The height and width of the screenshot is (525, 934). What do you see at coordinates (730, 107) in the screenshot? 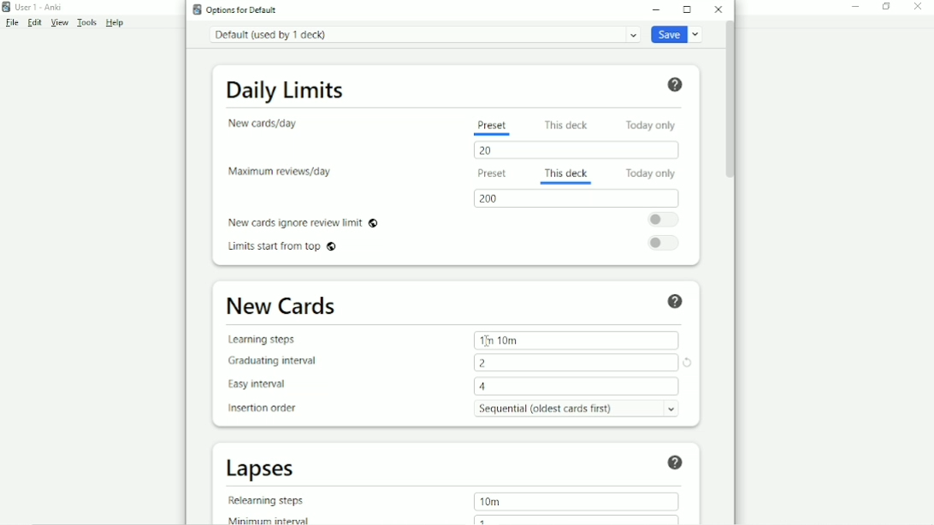
I see `Vertical scrollbar` at bounding box center [730, 107].